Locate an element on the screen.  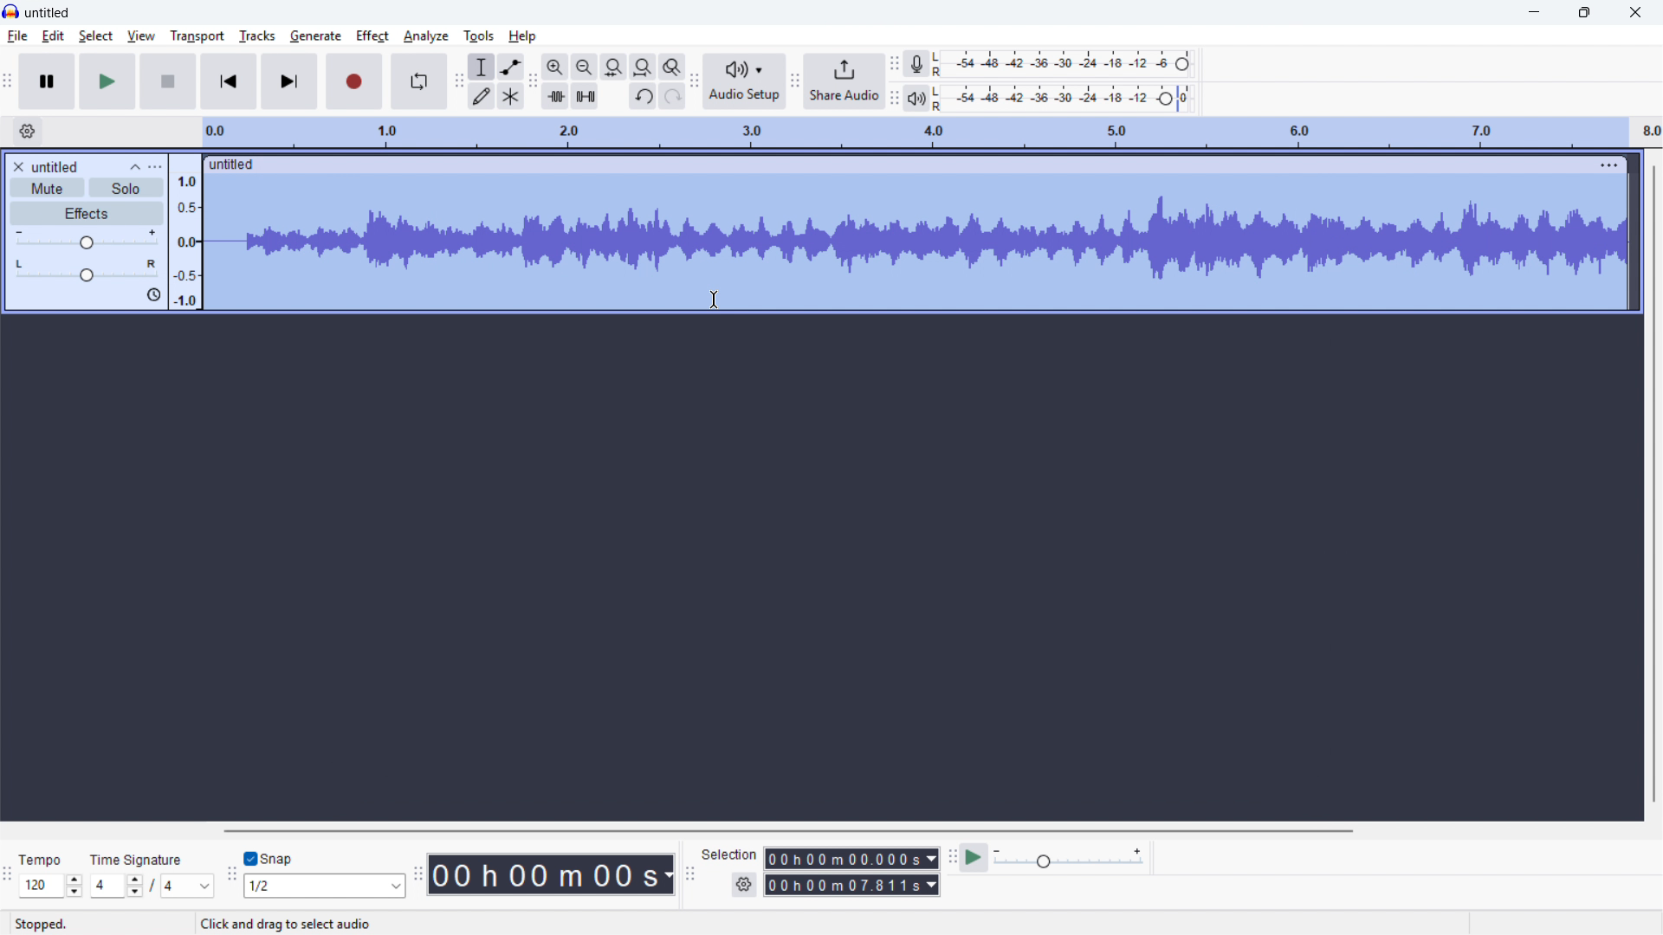
Maximise  is located at coordinates (1584, 13).